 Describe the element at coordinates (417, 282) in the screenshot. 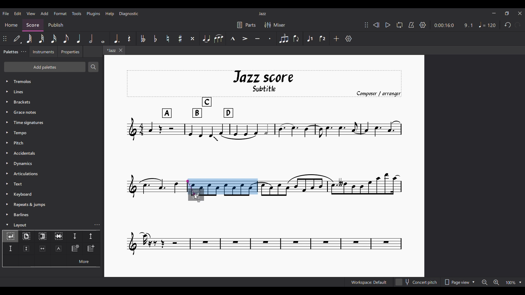

I see `Concert pitch toggle` at that location.